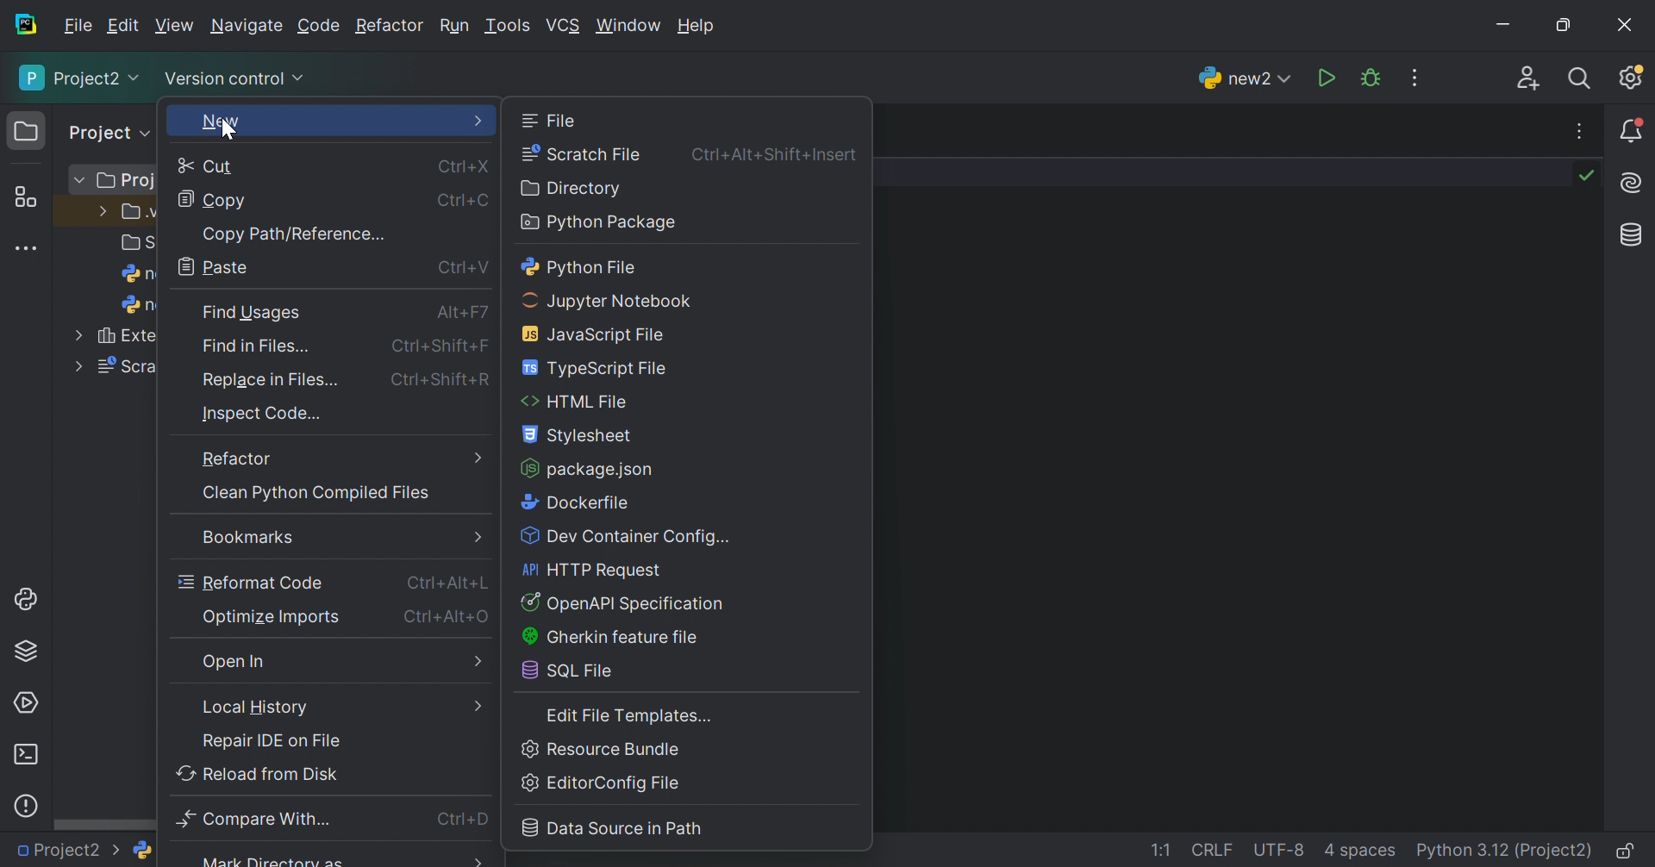 This screenshot has width=1655, height=867. I want to click on Tool, so click(508, 28).